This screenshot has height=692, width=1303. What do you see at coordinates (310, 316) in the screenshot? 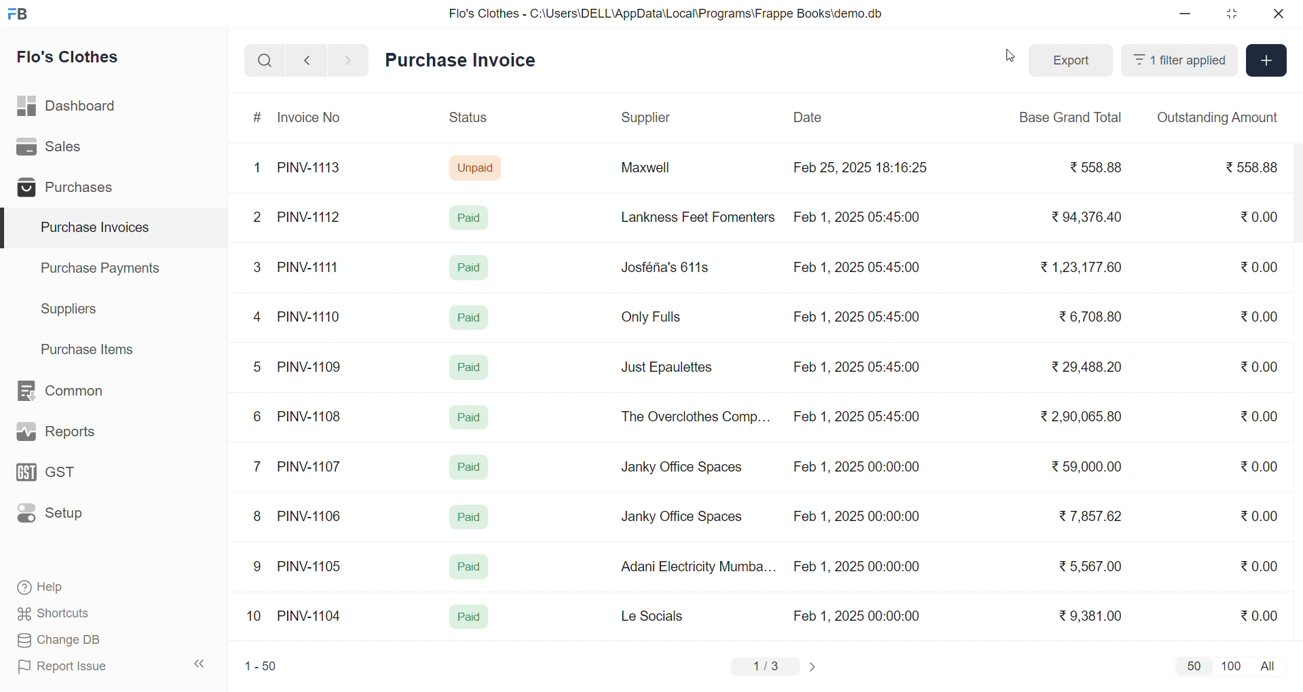
I see `PINV-1110` at bounding box center [310, 316].